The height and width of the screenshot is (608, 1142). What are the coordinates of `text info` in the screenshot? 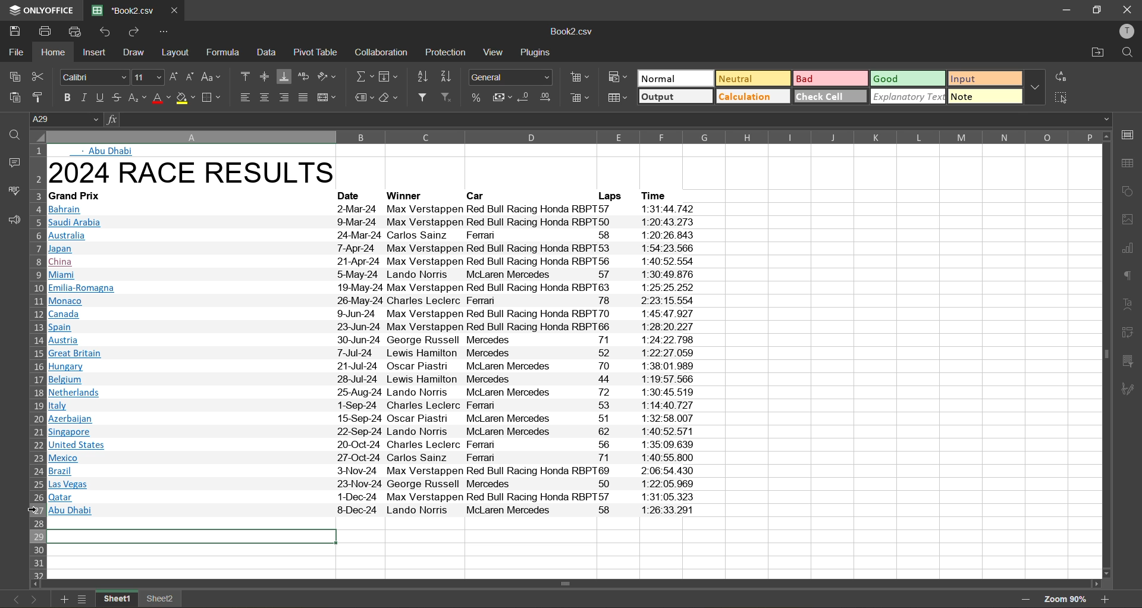 It's located at (372, 509).